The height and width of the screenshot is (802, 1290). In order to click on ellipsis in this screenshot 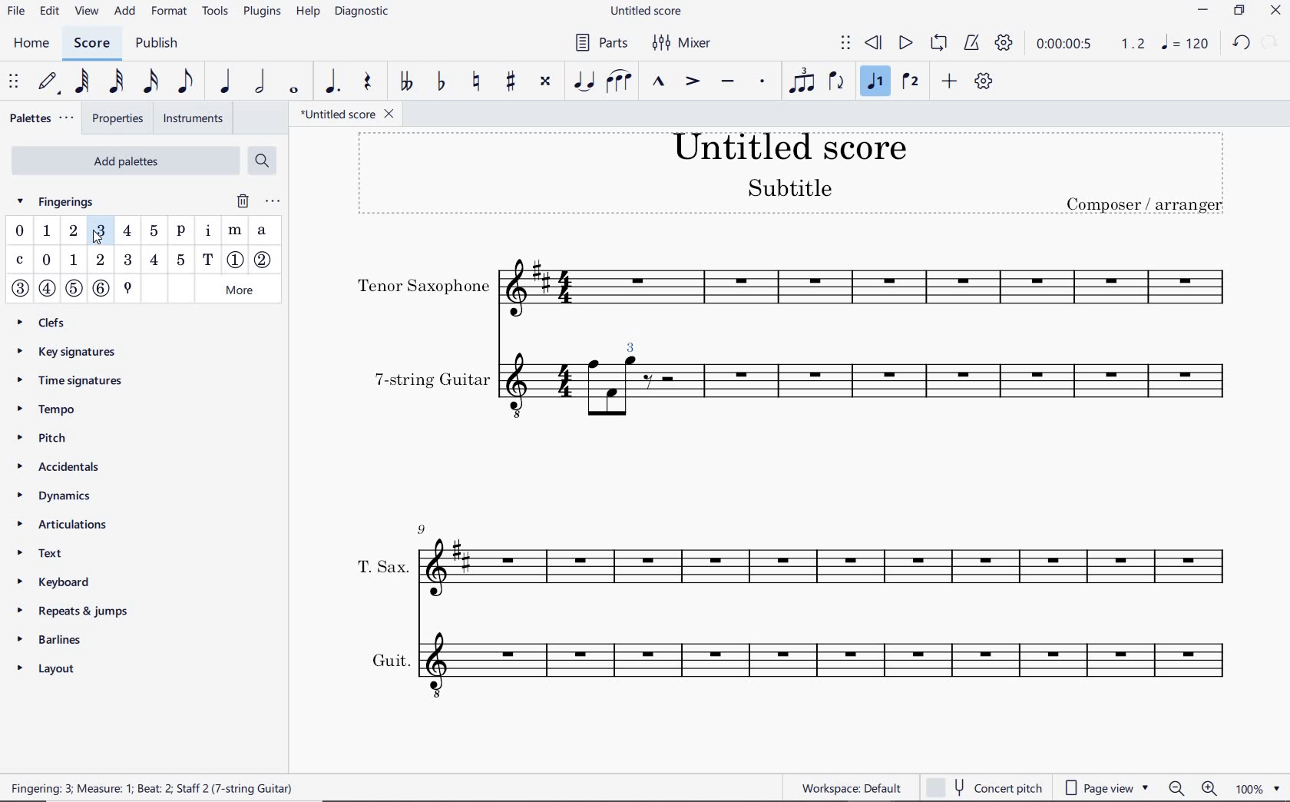, I will do `click(272, 201)`.